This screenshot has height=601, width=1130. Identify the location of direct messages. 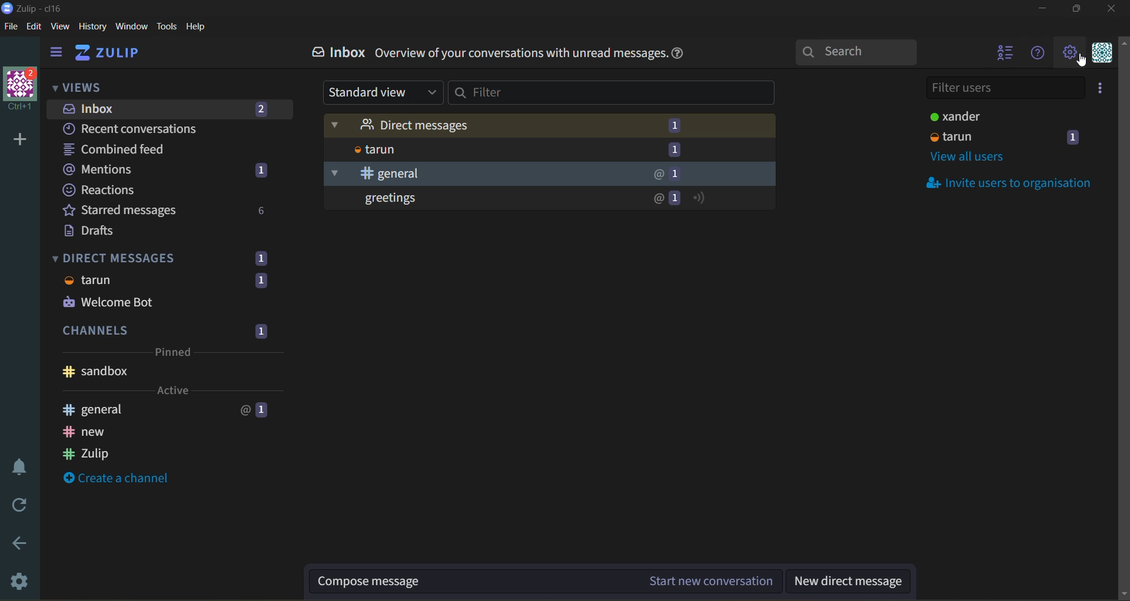
(547, 125).